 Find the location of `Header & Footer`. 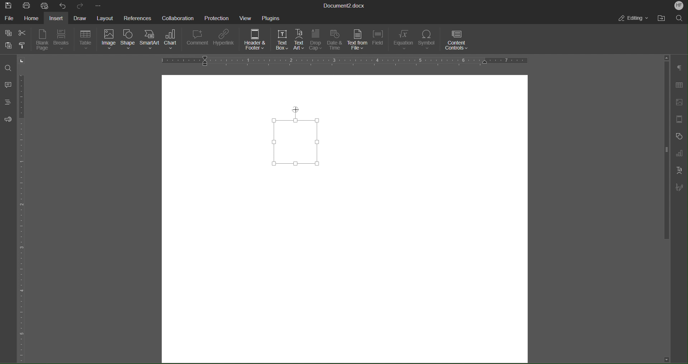

Header & Footer is located at coordinates (256, 41).